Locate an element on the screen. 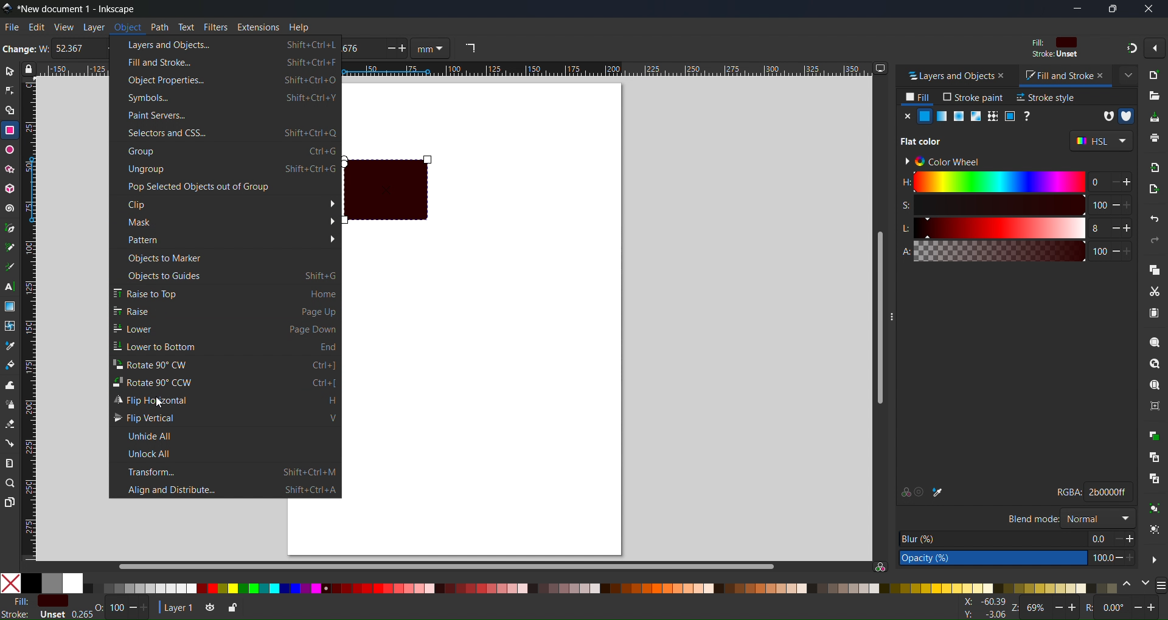  HSL Color is located at coordinates (1101, 141).